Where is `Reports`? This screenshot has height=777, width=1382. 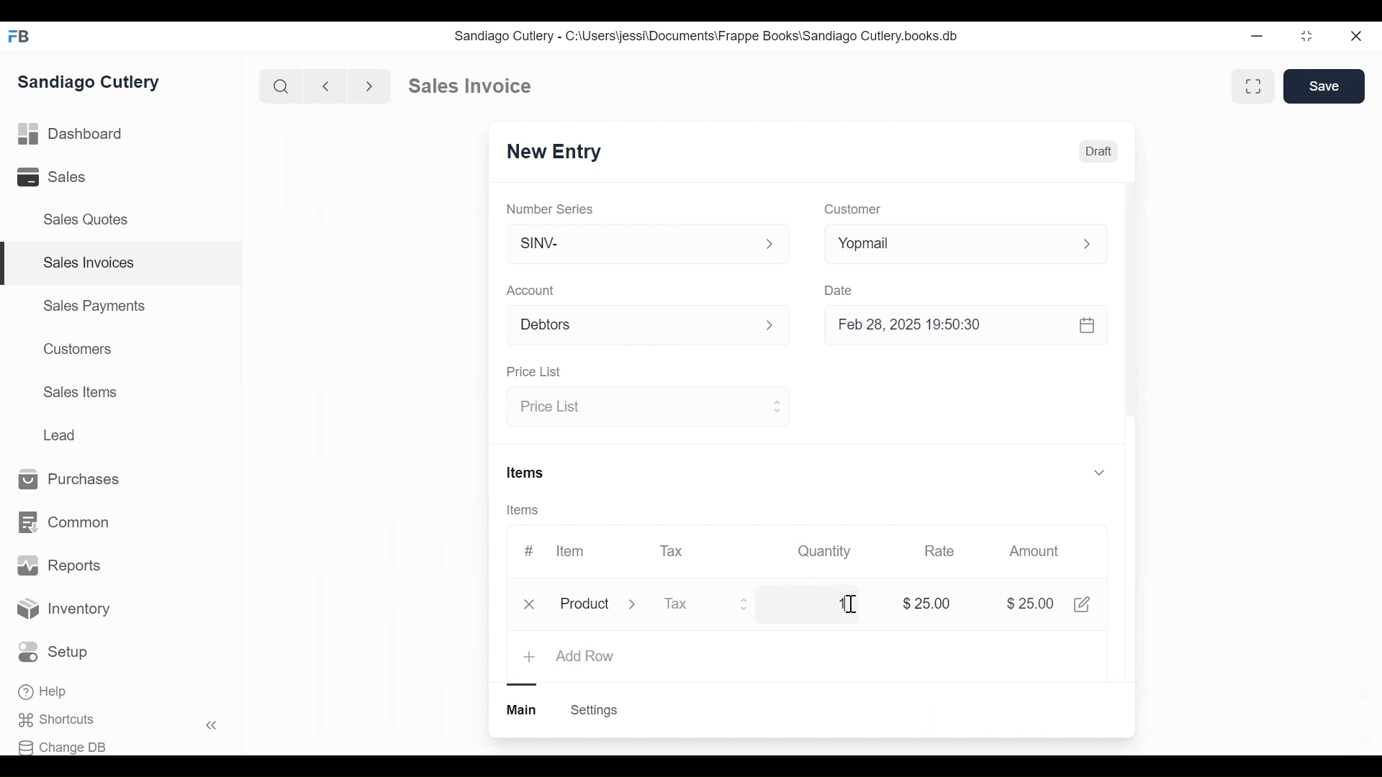
Reports is located at coordinates (59, 565).